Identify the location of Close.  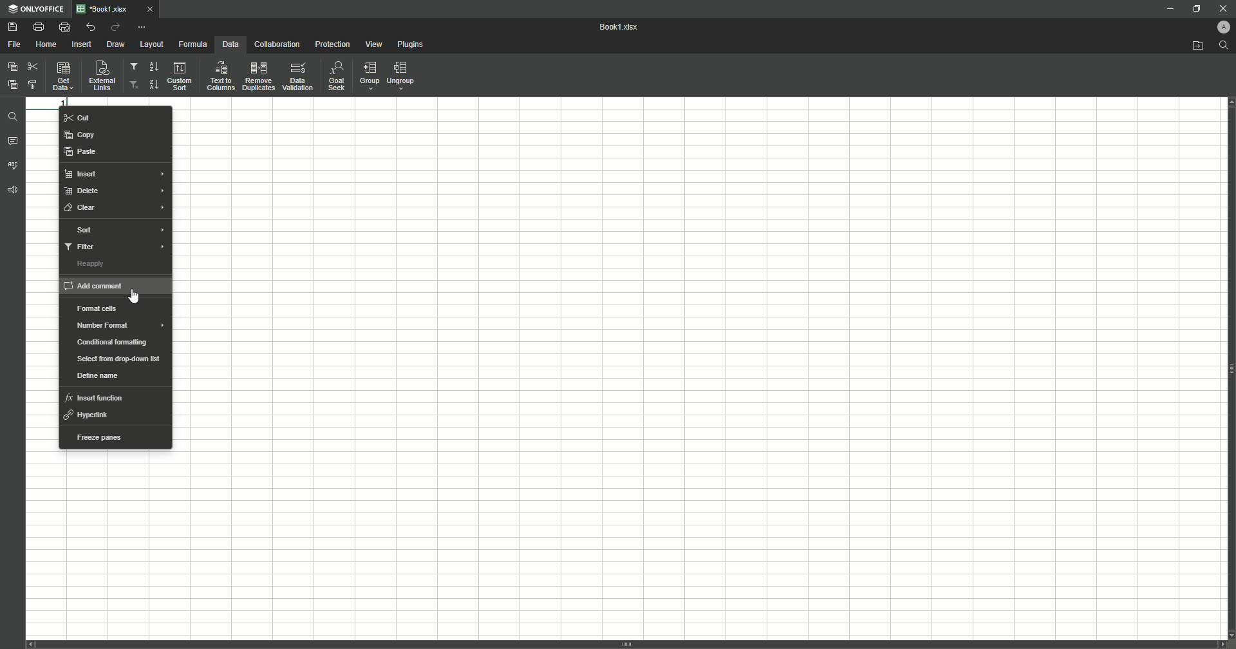
(1219, 8).